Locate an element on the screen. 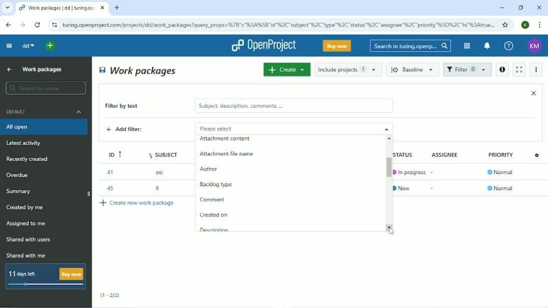 The width and height of the screenshot is (548, 308). - is located at coordinates (434, 171).